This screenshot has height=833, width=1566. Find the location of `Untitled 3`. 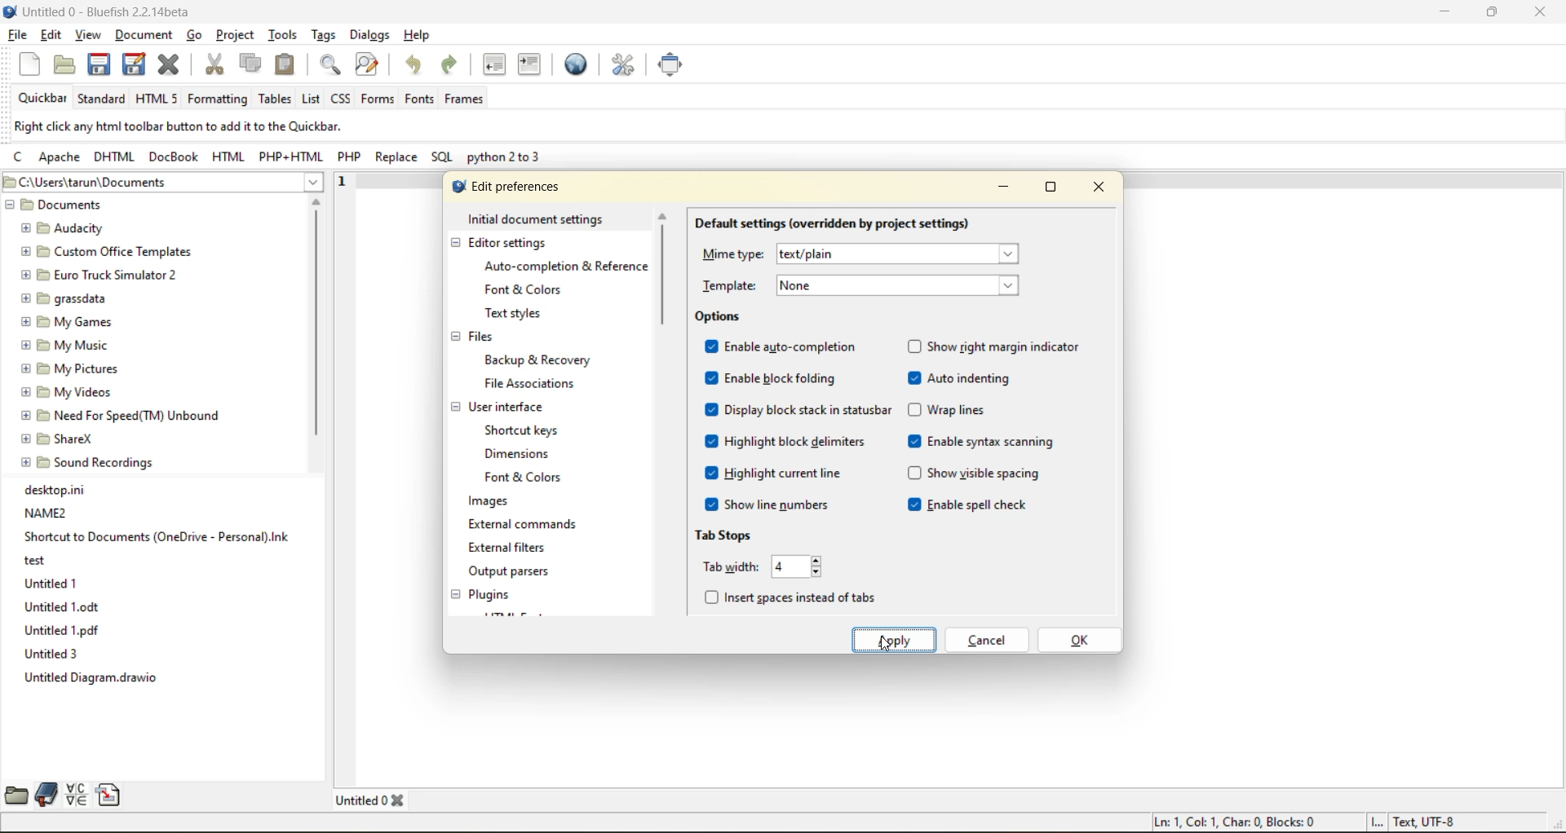

Untitled 3 is located at coordinates (52, 654).